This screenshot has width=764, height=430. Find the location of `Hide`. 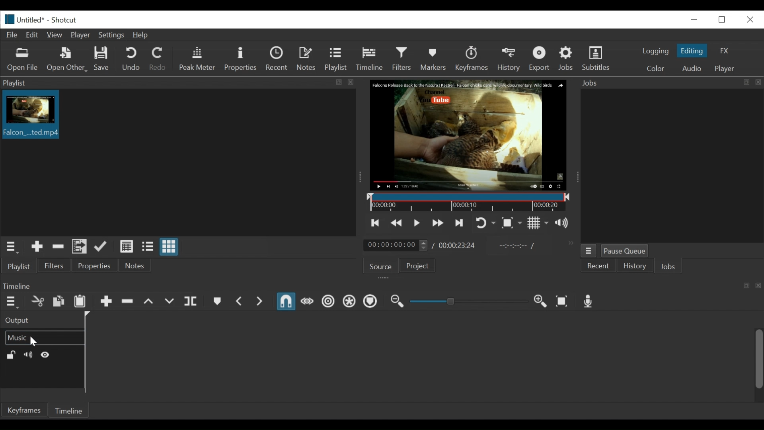

Hide is located at coordinates (46, 354).